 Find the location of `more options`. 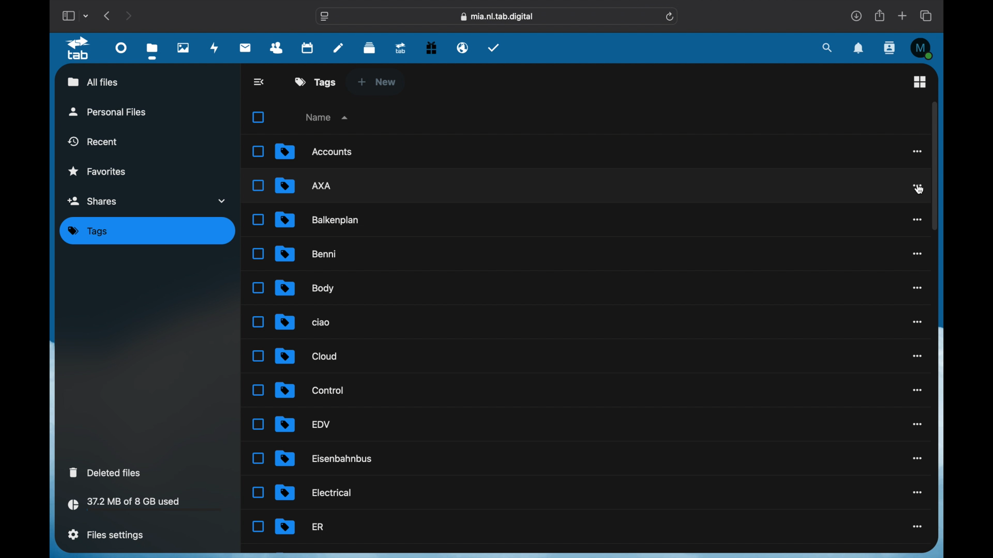

more options is located at coordinates (917, 527).